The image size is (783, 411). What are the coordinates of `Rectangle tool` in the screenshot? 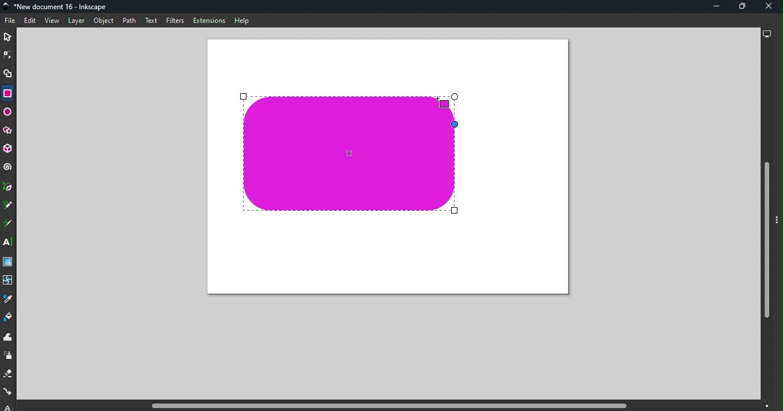 It's located at (7, 93).